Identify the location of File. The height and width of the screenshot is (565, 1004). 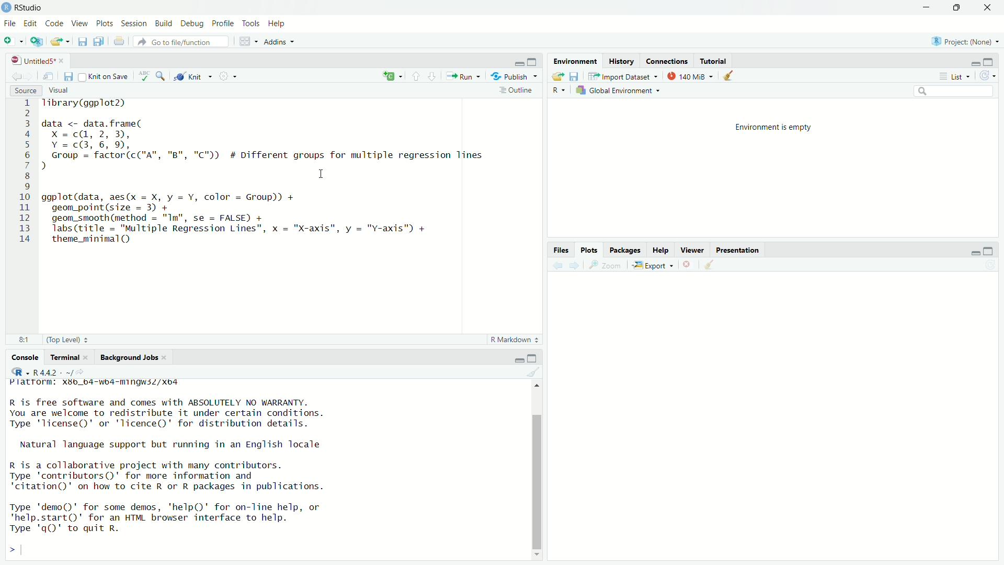
(12, 24).